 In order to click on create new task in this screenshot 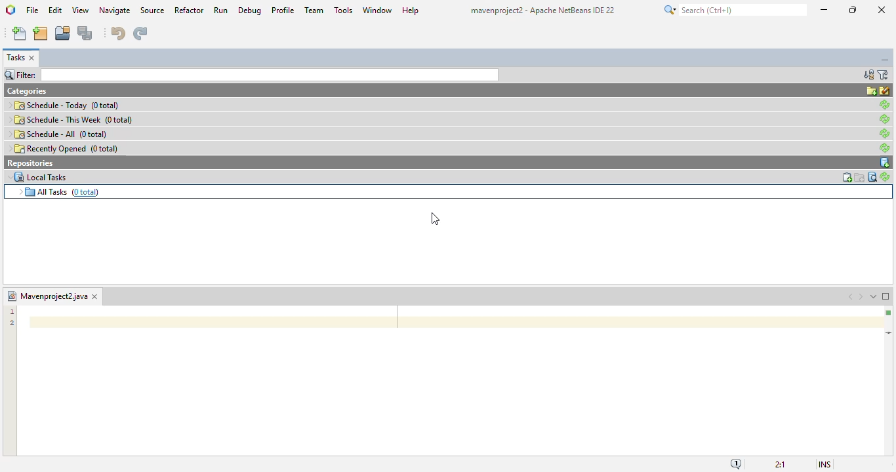, I will do `click(845, 177)`.